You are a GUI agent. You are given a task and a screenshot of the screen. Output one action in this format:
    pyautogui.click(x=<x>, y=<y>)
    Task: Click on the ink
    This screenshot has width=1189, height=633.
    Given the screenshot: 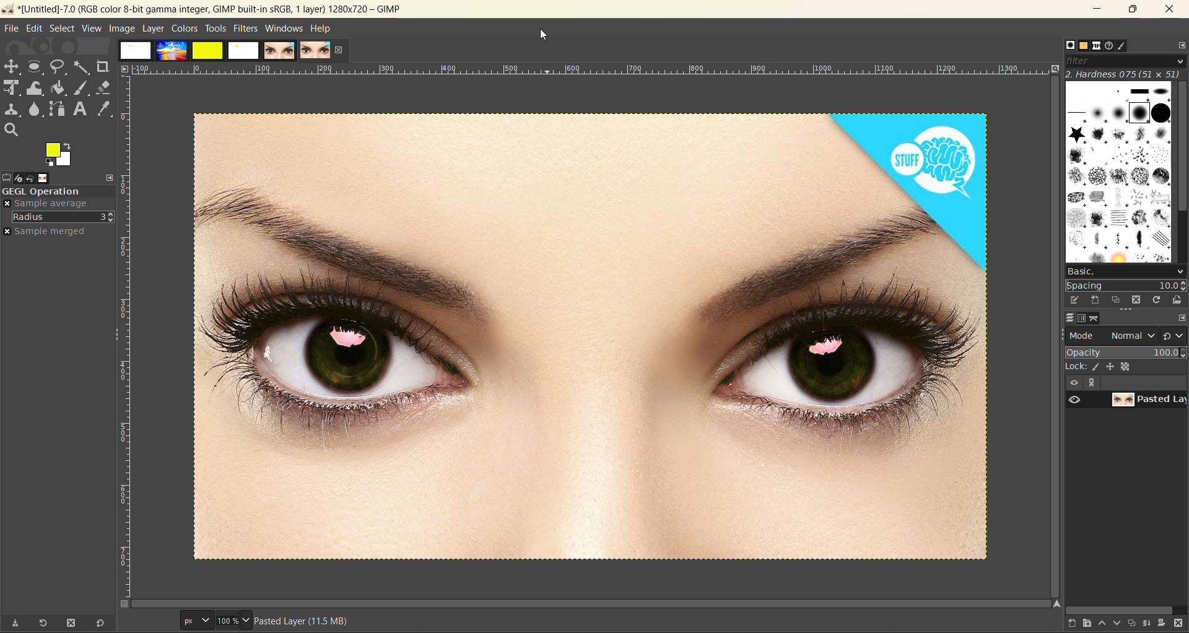 What is the action you would take?
    pyautogui.click(x=83, y=88)
    